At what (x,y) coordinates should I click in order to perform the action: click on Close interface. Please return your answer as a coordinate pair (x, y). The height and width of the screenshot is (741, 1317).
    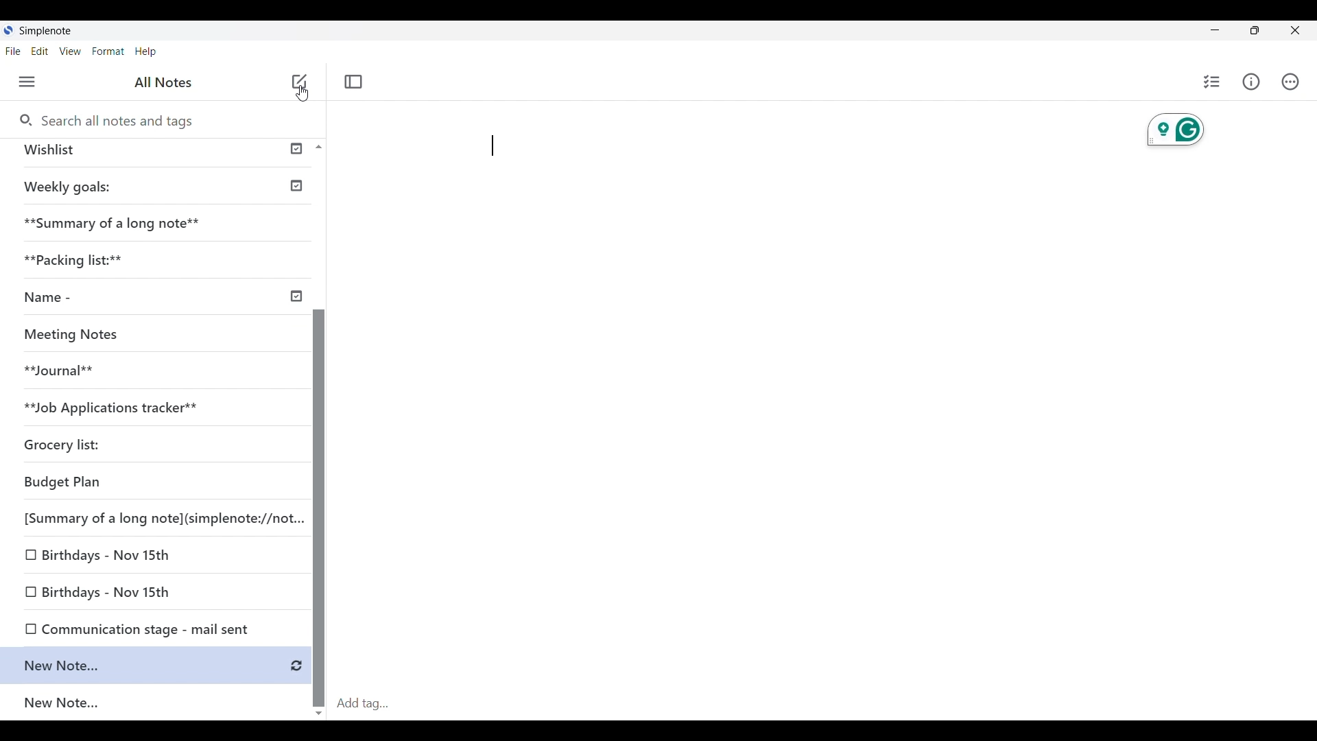
    Looking at the image, I should click on (1295, 30).